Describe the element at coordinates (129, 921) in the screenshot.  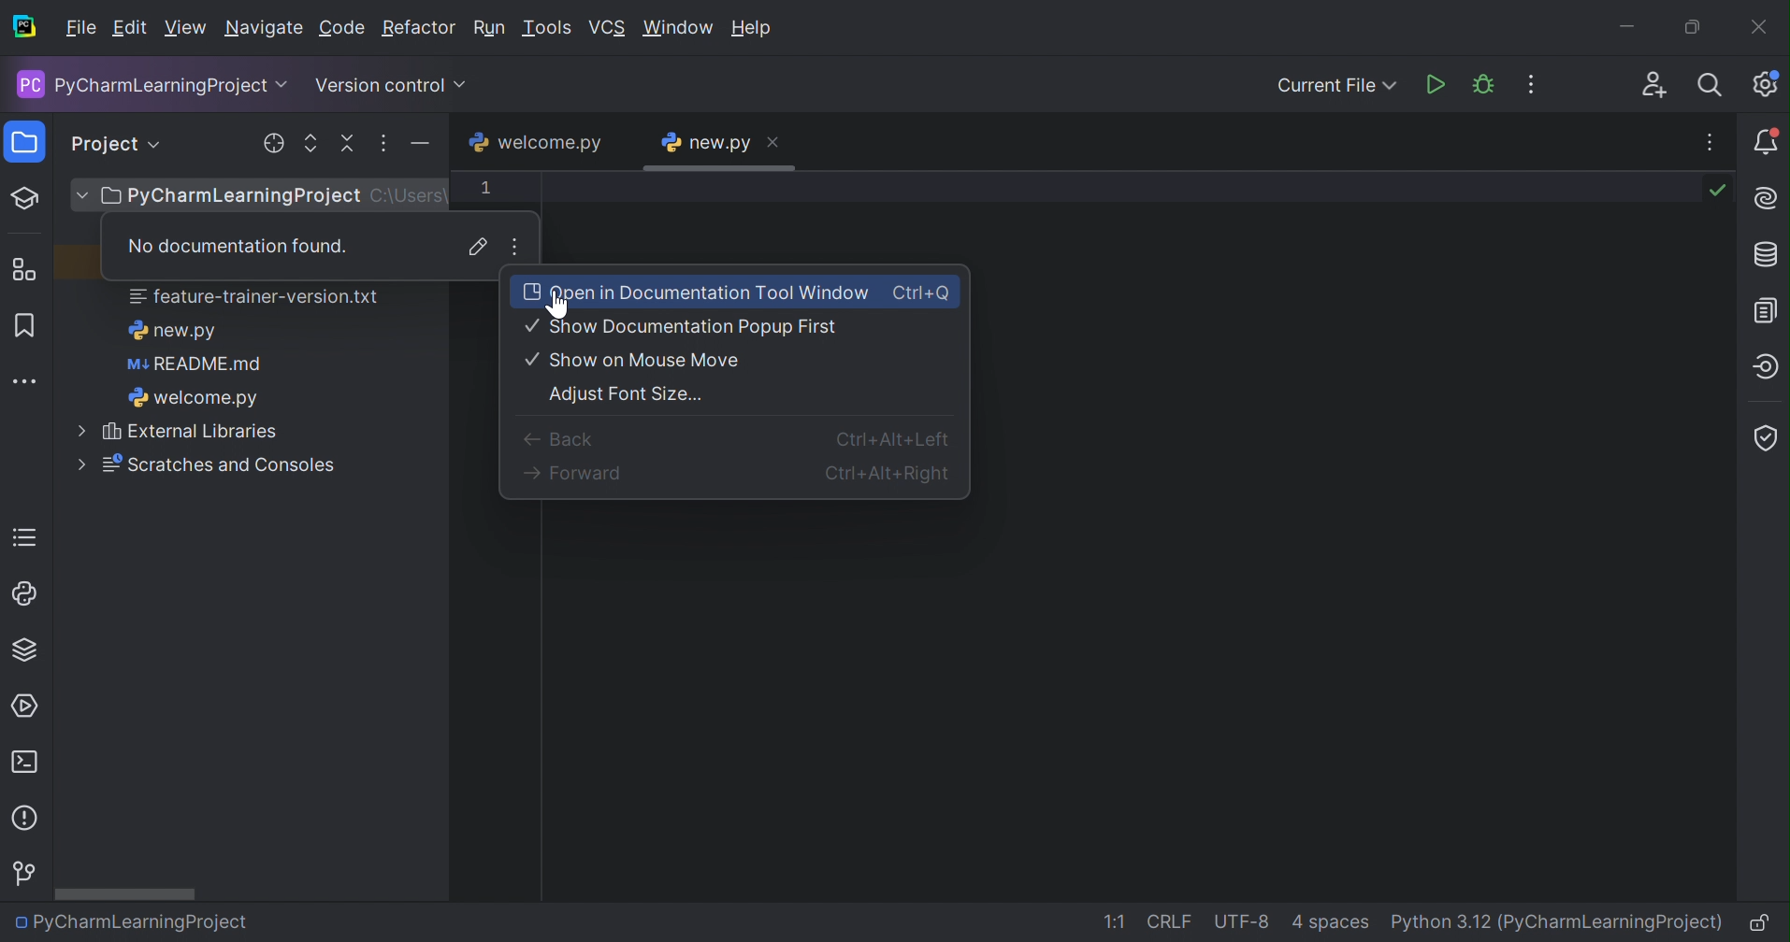
I see `PyCharmLearningProject` at that location.